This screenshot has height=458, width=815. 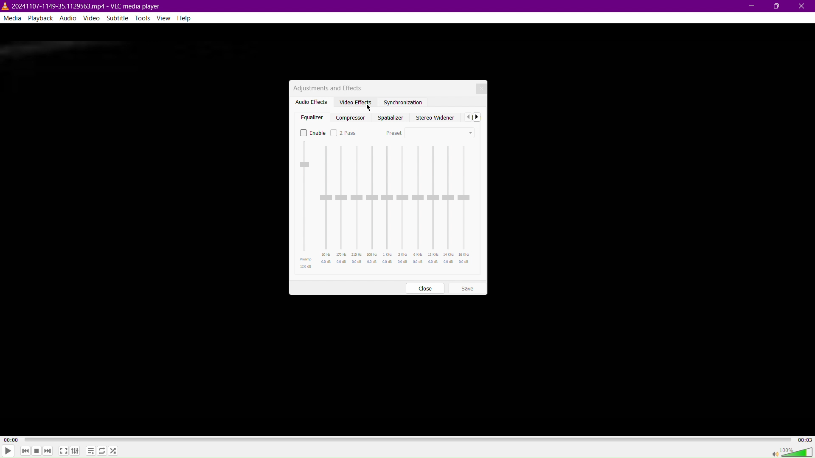 What do you see at coordinates (448, 206) in the screenshot?
I see `14 KHz Equalizer` at bounding box center [448, 206].